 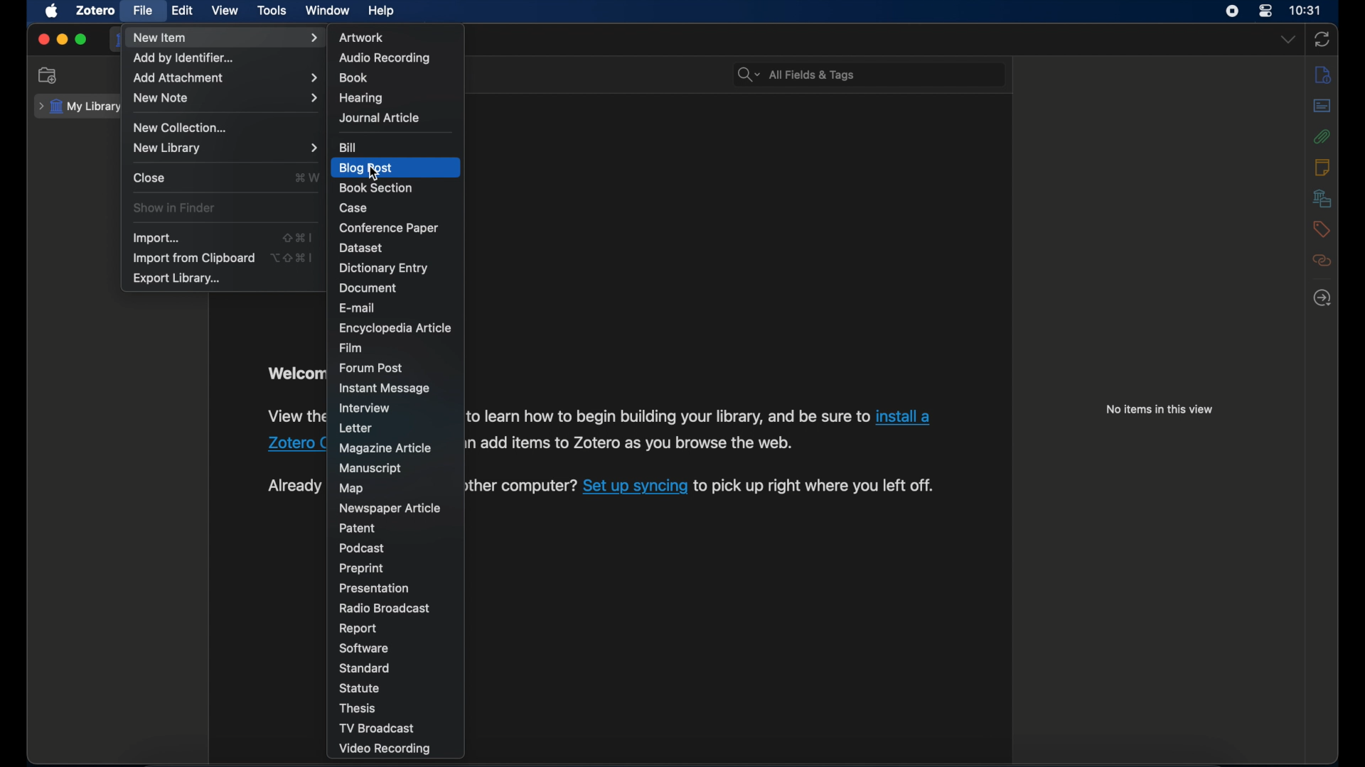 What do you see at coordinates (361, 569) in the screenshot?
I see `preprint` at bounding box center [361, 569].